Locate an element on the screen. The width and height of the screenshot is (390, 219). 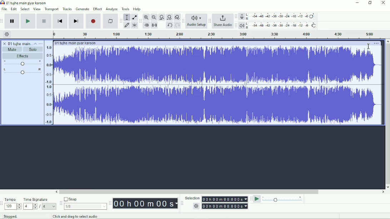
Timeline is located at coordinates (220, 34).